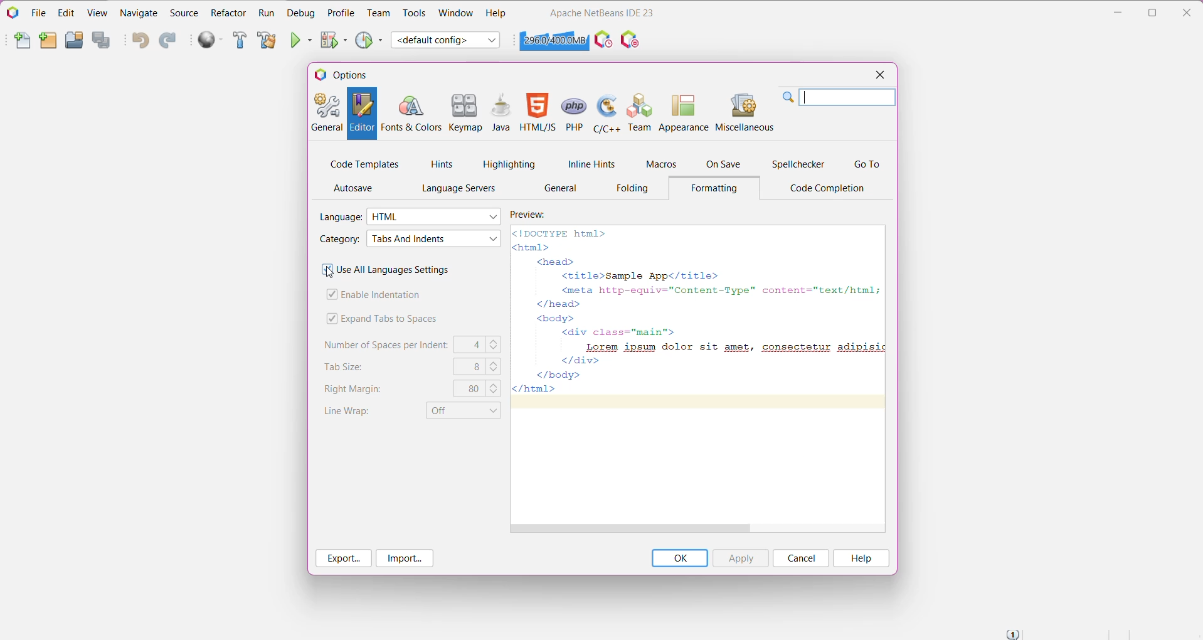 The image size is (1203, 640). What do you see at coordinates (266, 41) in the screenshot?
I see `Clean and Build Project` at bounding box center [266, 41].